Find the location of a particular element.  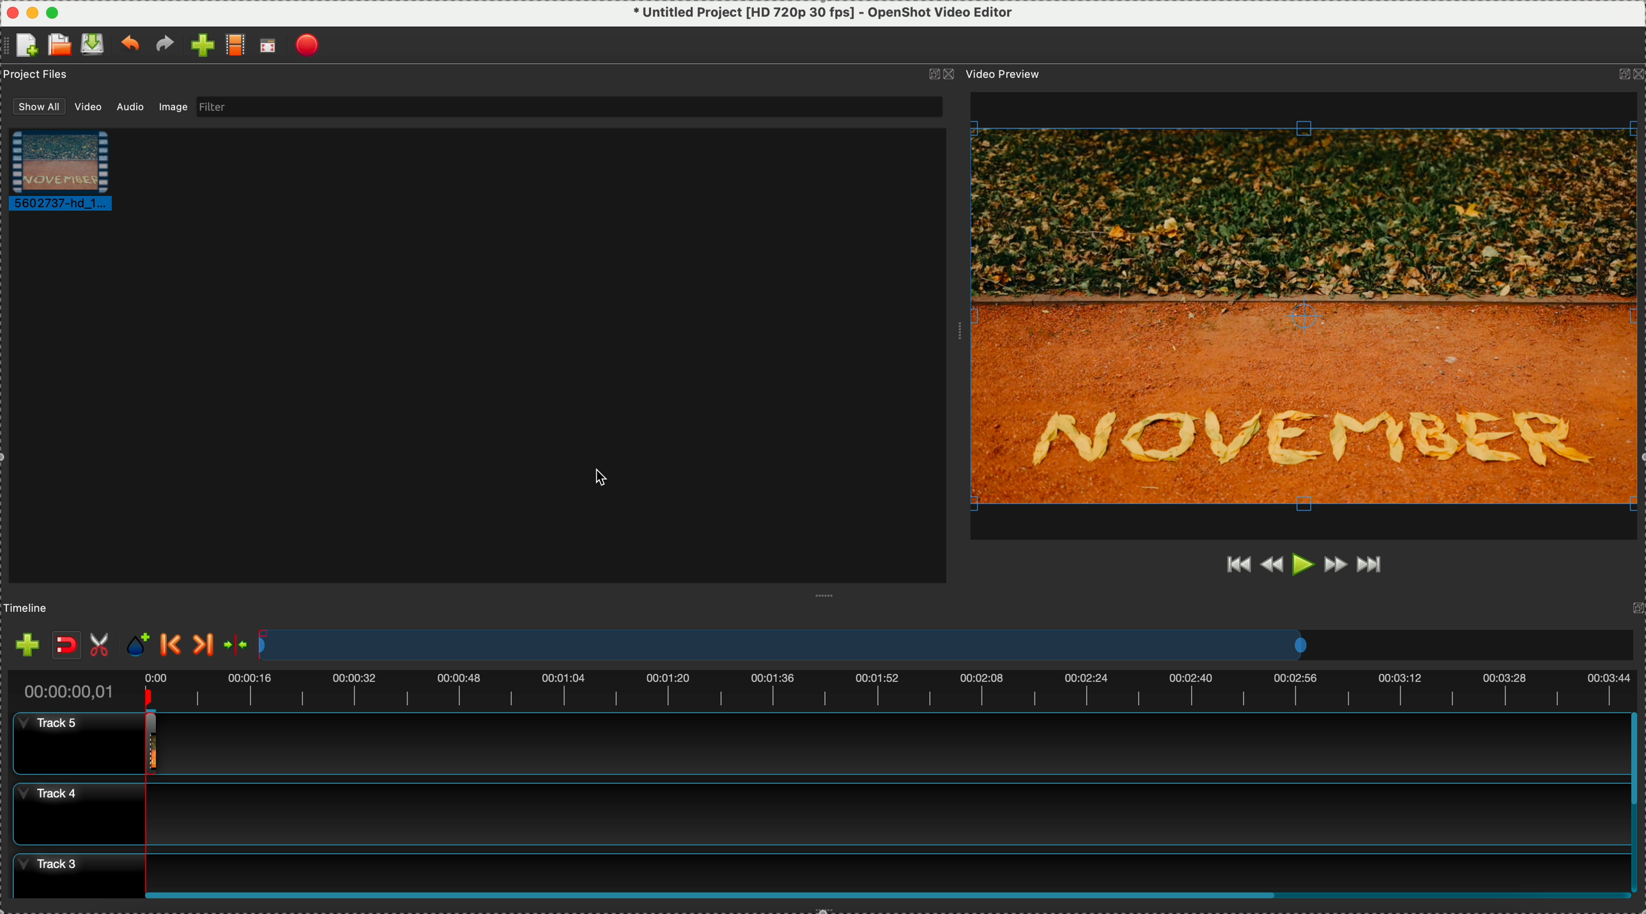

project files is located at coordinates (37, 76).